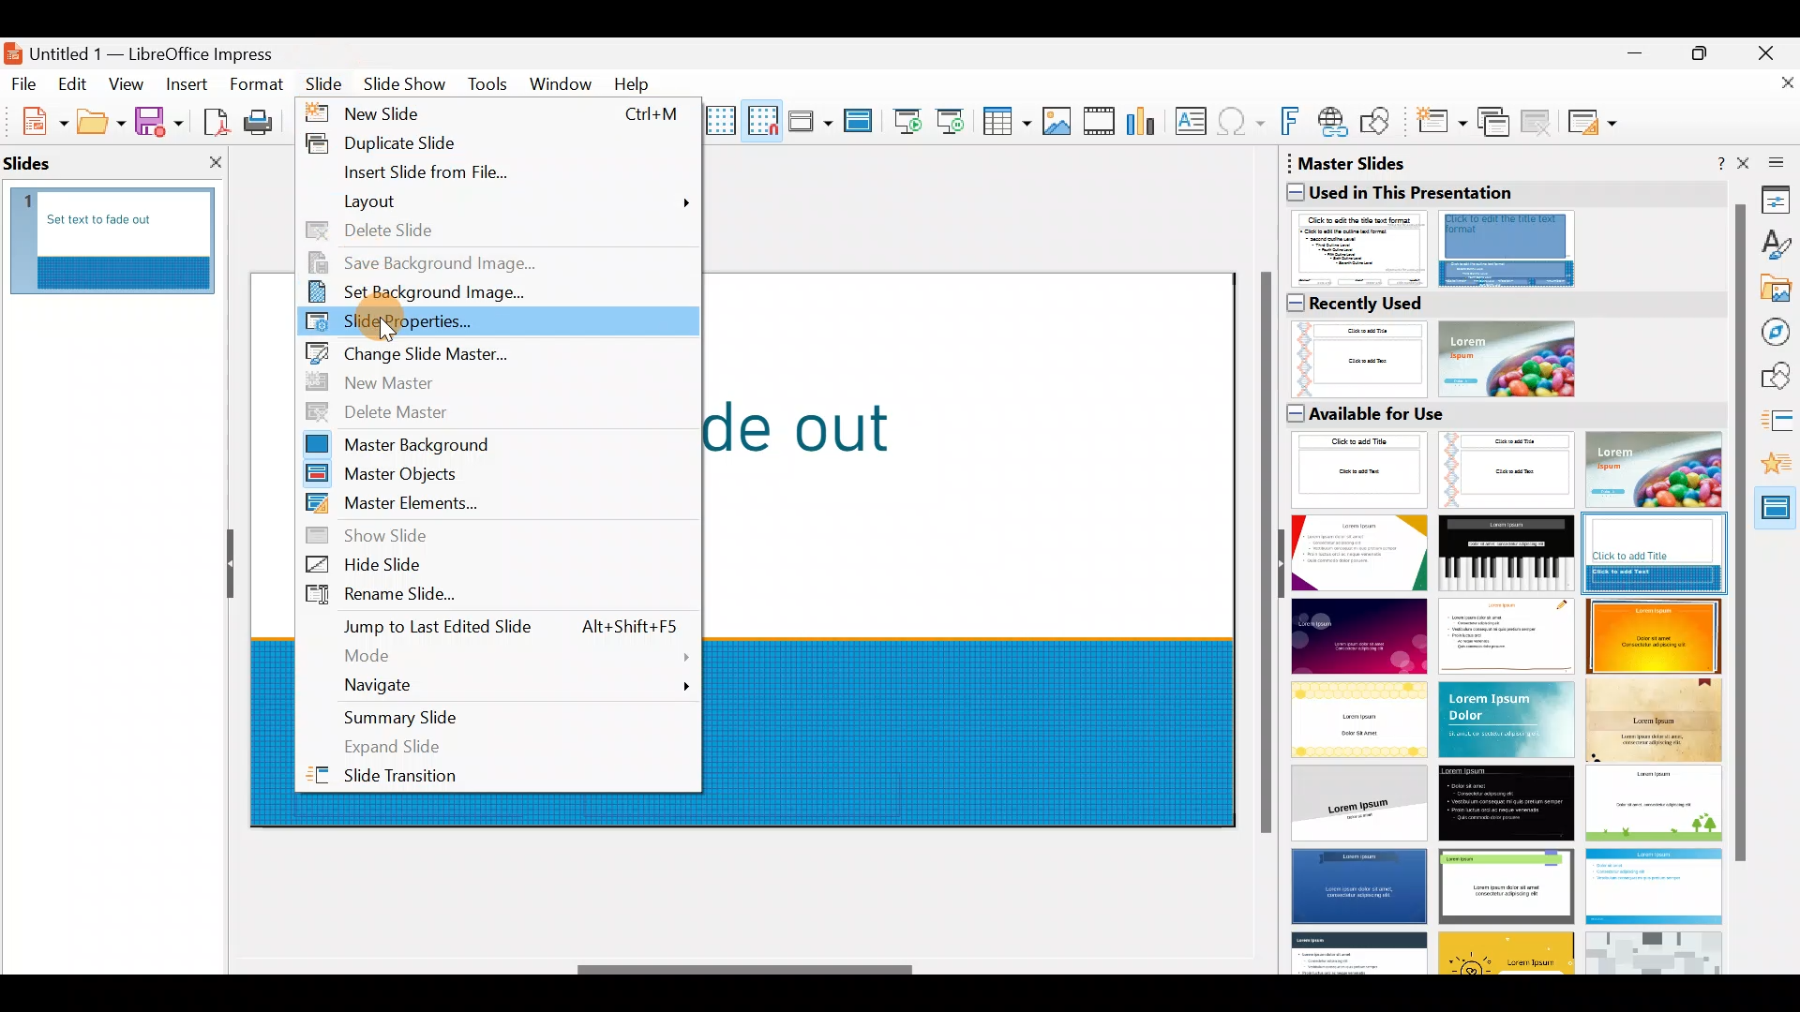 The height and width of the screenshot is (1012, 1800). What do you see at coordinates (488, 503) in the screenshot?
I see `Master elements` at bounding box center [488, 503].